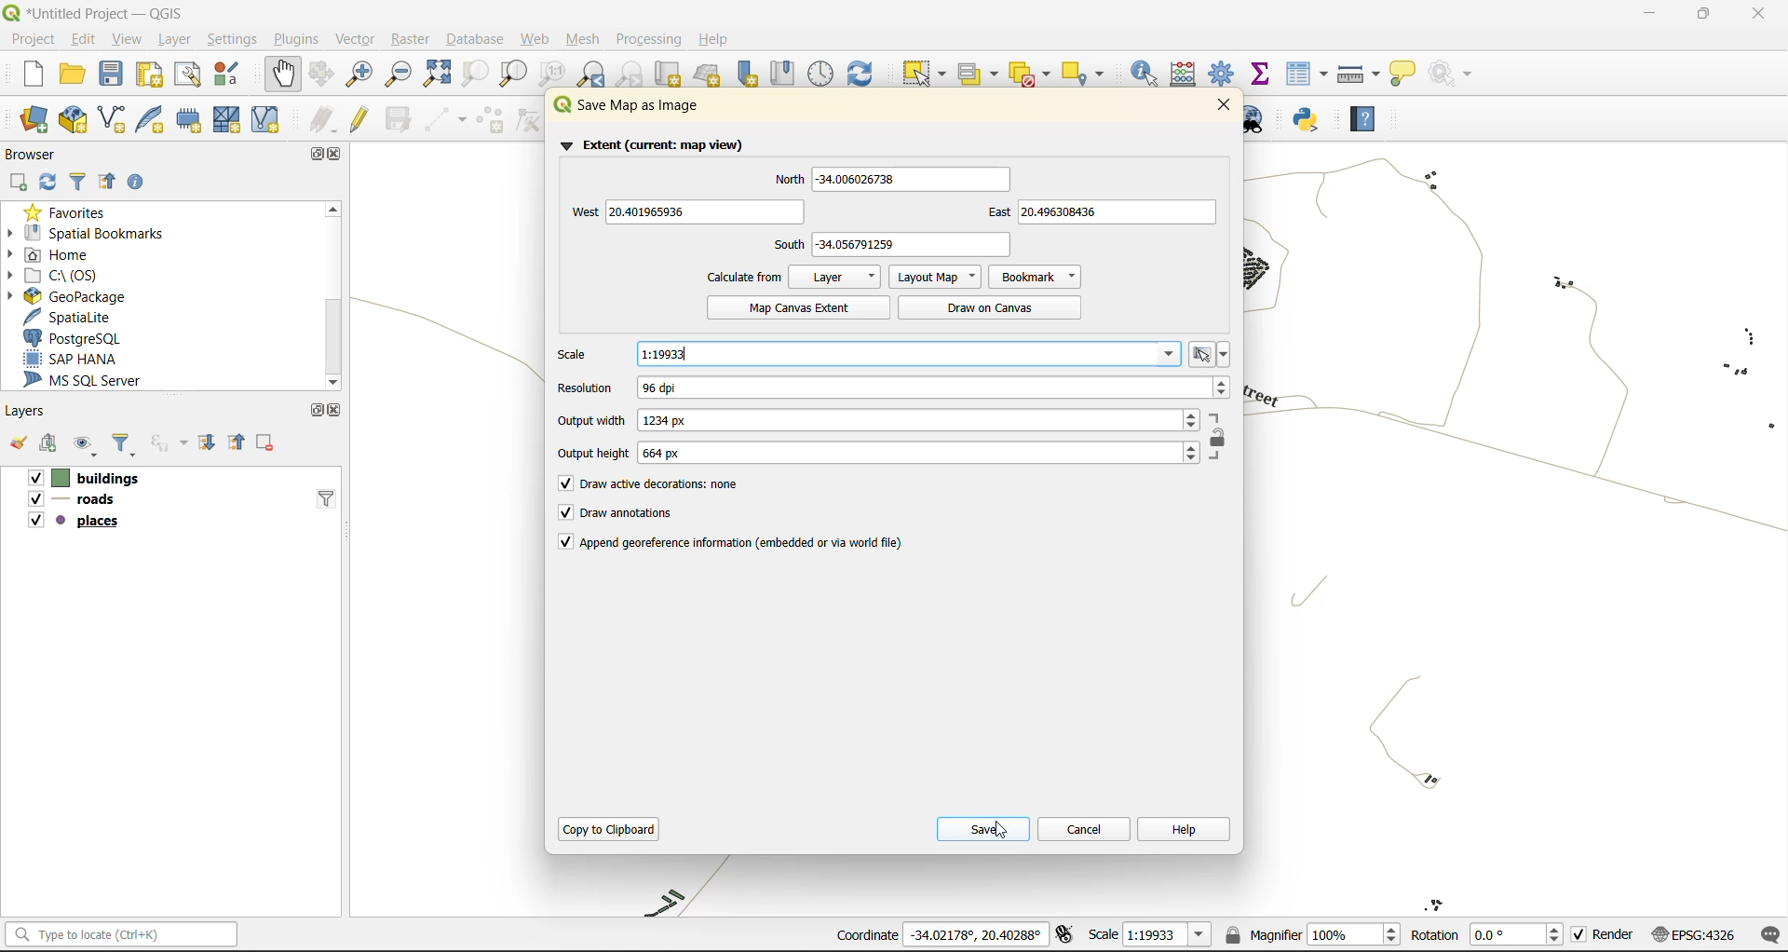 The image size is (1788, 952). Describe the element at coordinates (322, 496) in the screenshot. I see `filter` at that location.